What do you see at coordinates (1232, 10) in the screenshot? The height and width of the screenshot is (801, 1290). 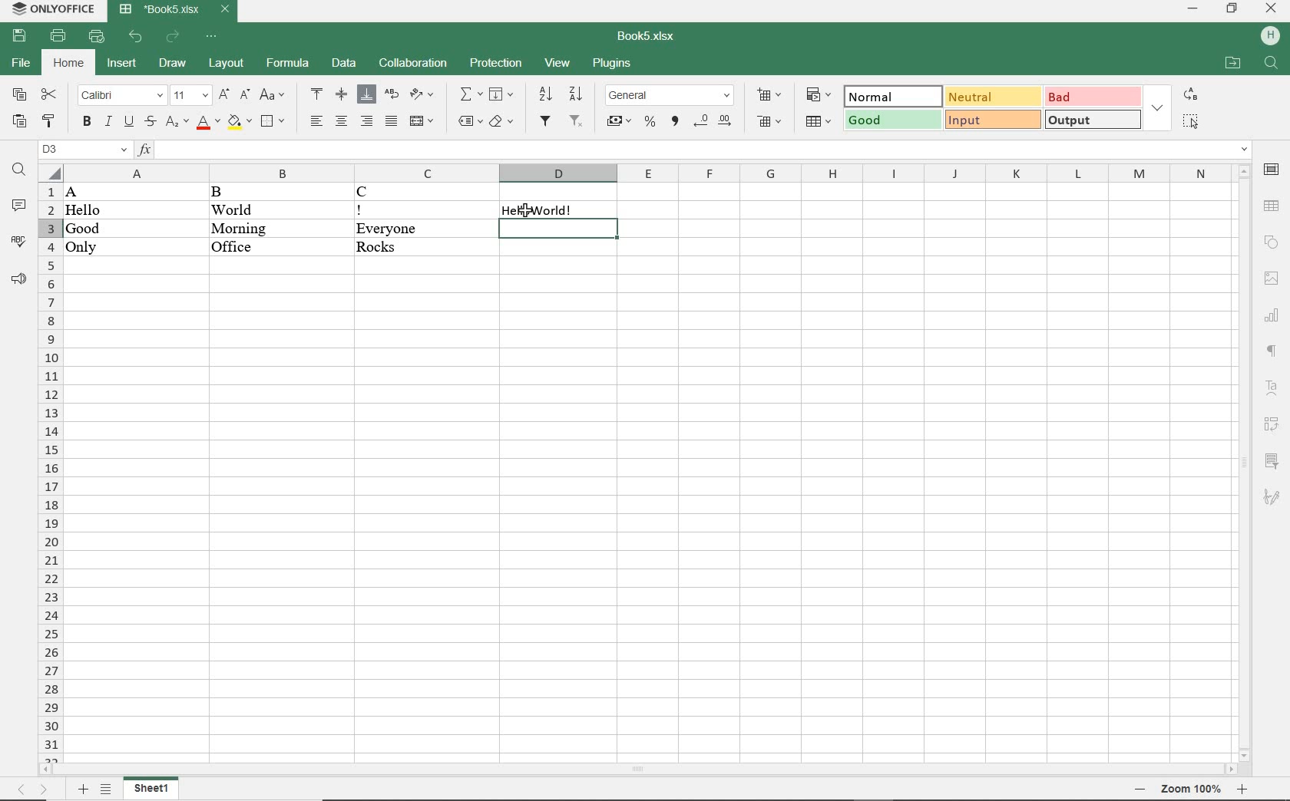 I see `RESTORE DOWN` at bounding box center [1232, 10].